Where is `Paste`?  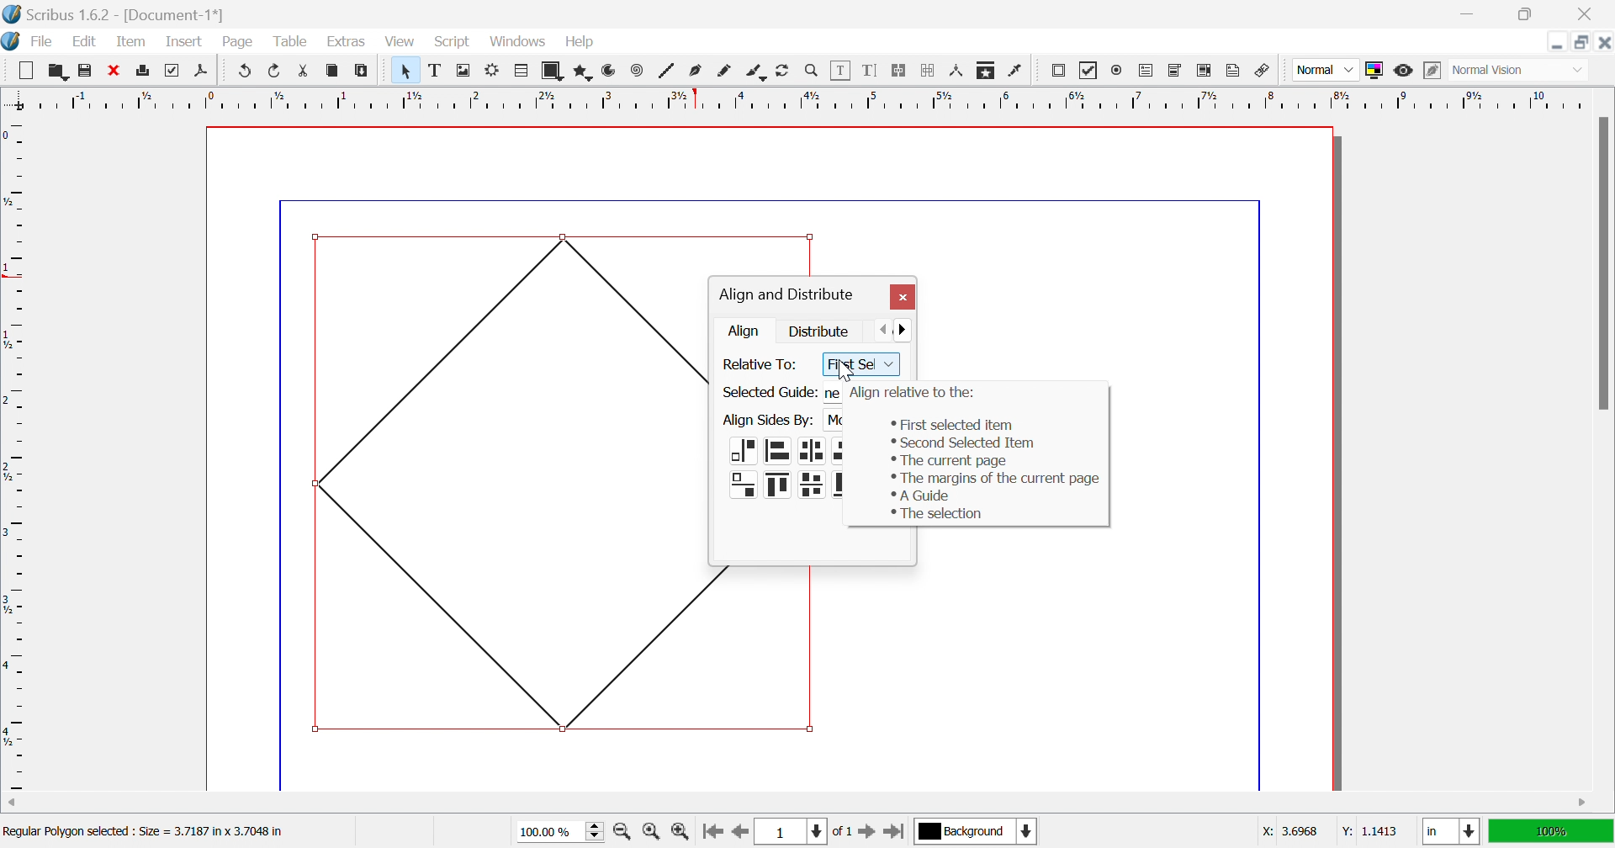 Paste is located at coordinates (364, 71).